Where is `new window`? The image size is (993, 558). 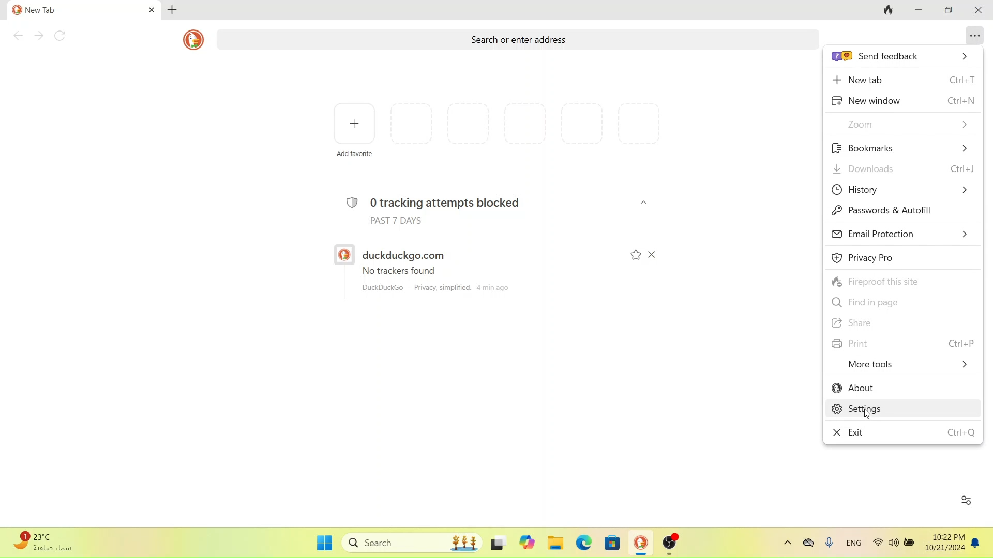
new window is located at coordinates (905, 101).